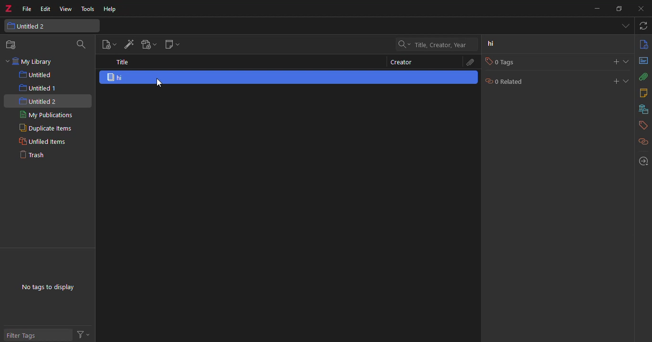  I want to click on add, so click(614, 80).